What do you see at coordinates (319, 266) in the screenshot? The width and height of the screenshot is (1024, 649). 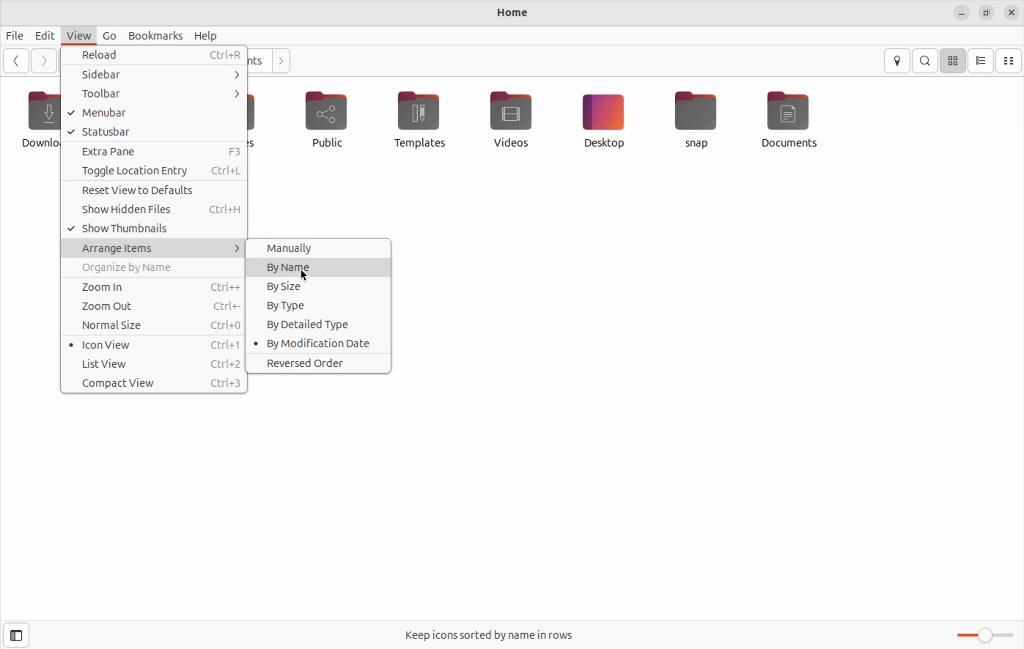 I see `by name` at bounding box center [319, 266].